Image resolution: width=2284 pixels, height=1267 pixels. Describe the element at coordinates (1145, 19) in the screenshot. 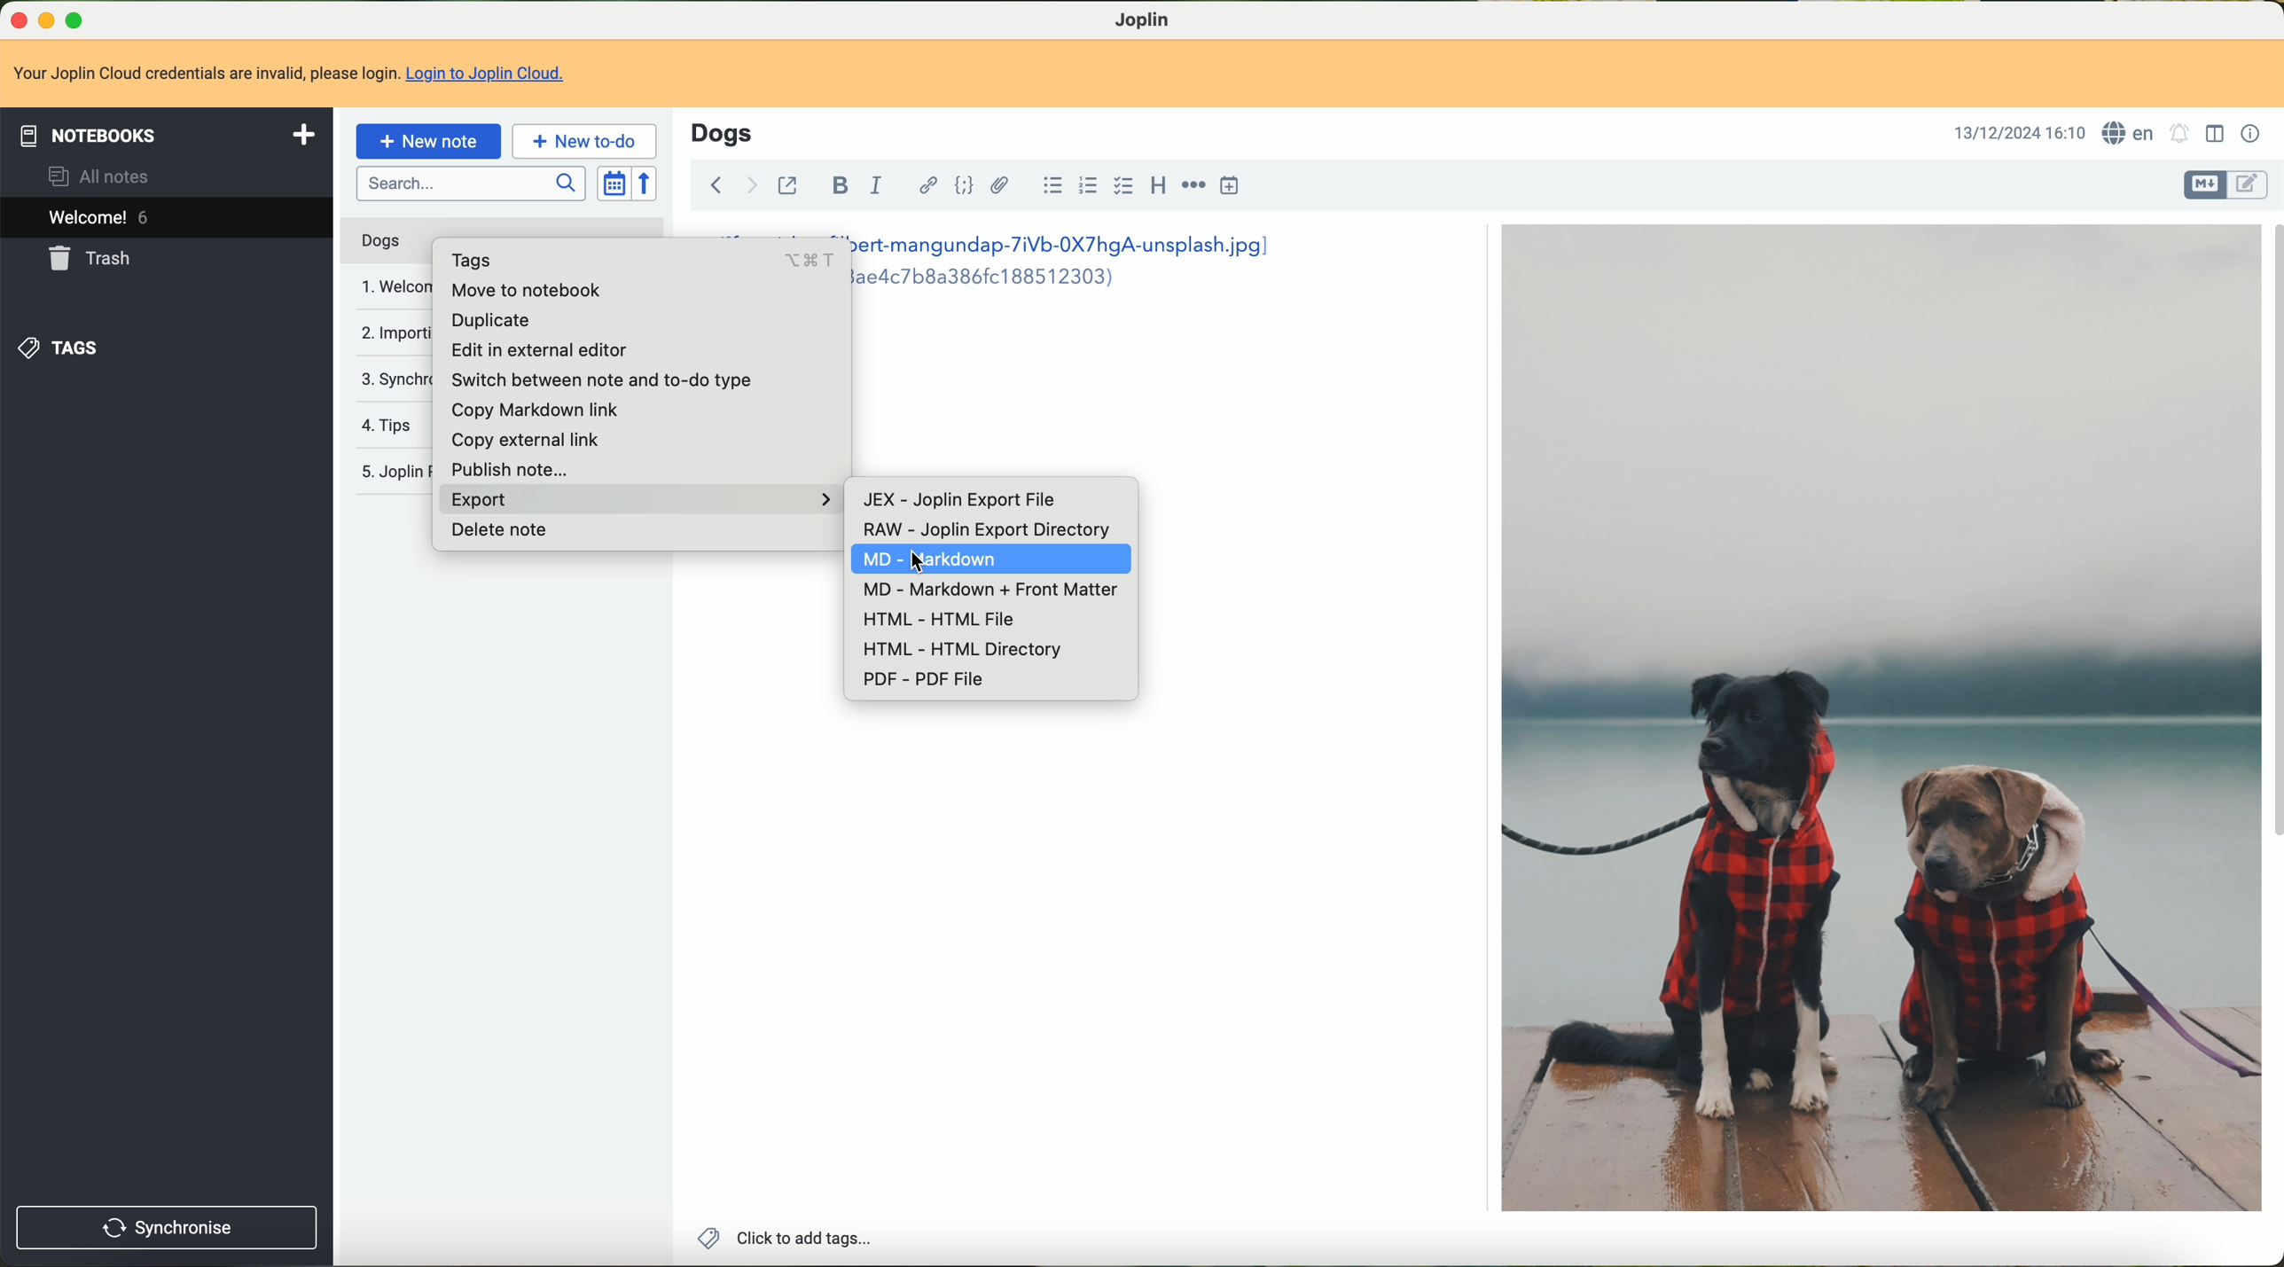

I see `Joplin` at that location.